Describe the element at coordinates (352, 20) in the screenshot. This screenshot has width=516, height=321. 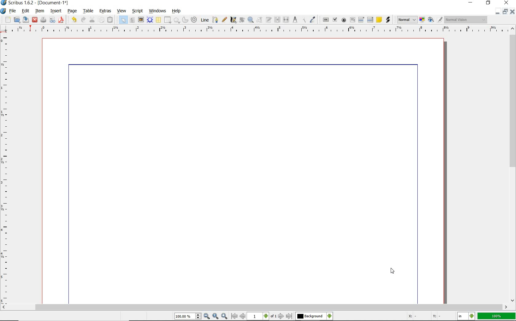
I see `pdf text field` at that location.